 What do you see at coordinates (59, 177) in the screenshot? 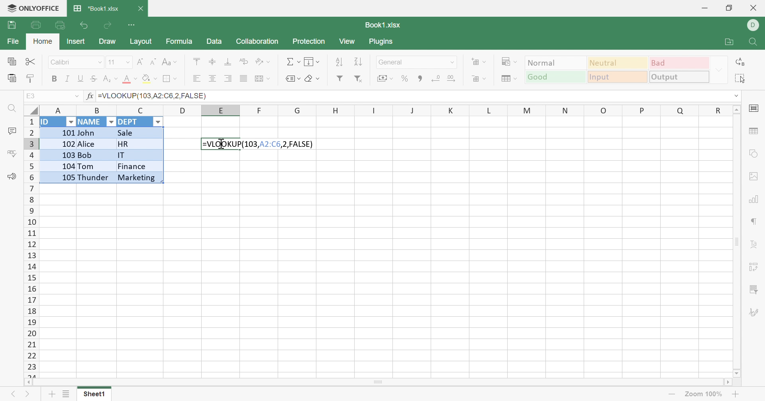
I see `105` at bounding box center [59, 177].